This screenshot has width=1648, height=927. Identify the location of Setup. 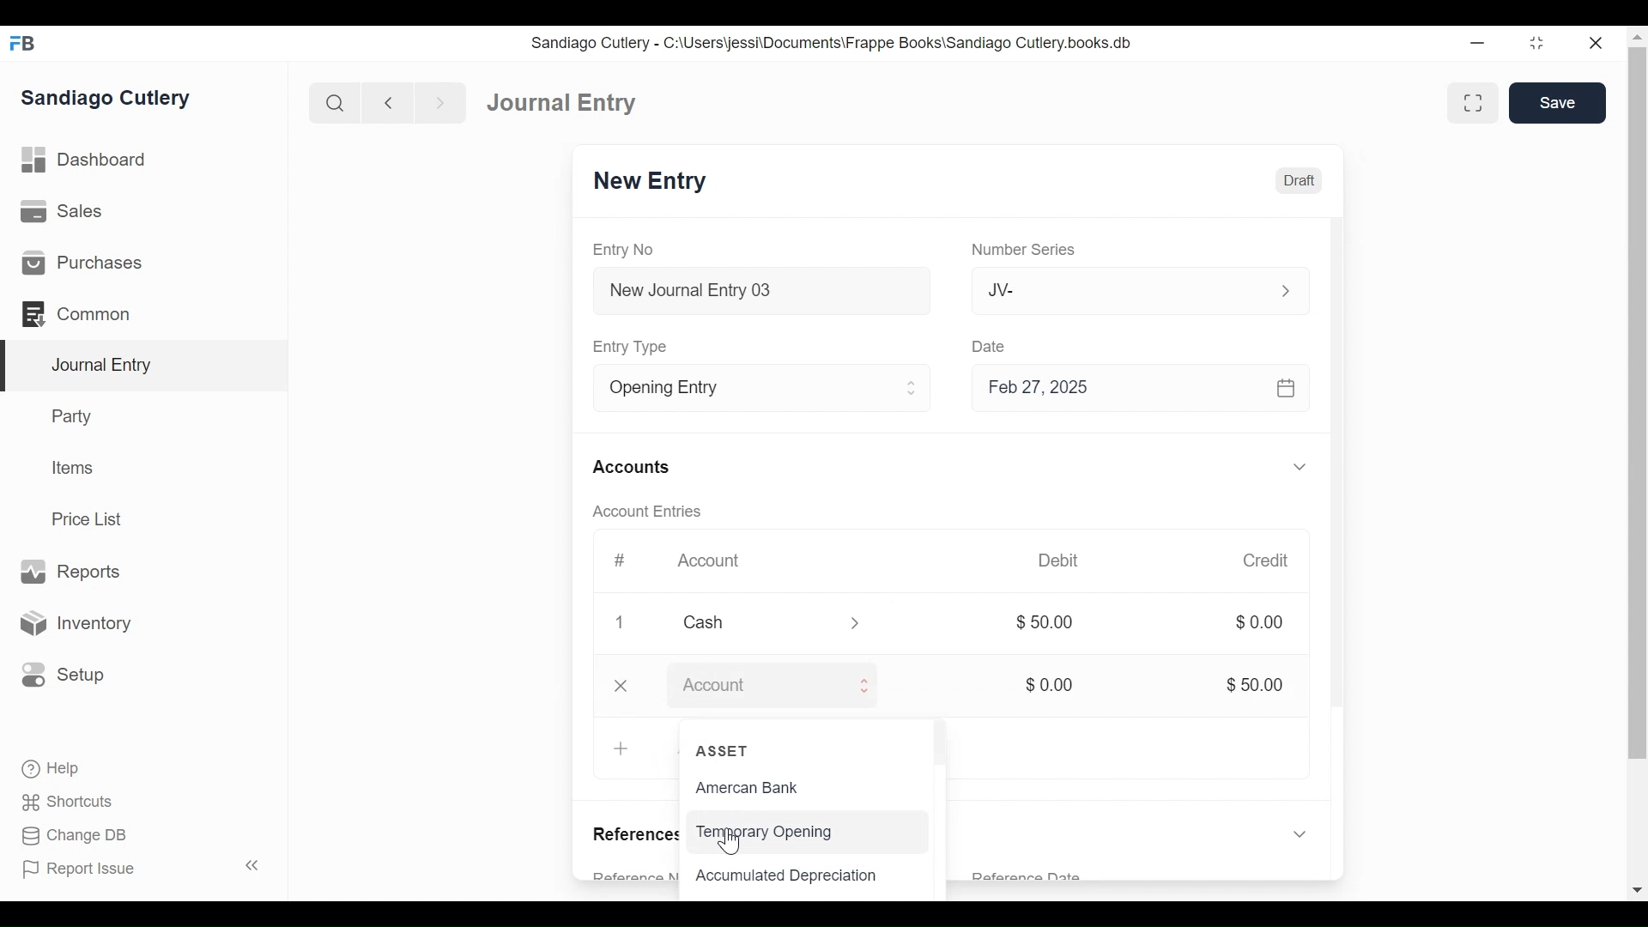
(64, 676).